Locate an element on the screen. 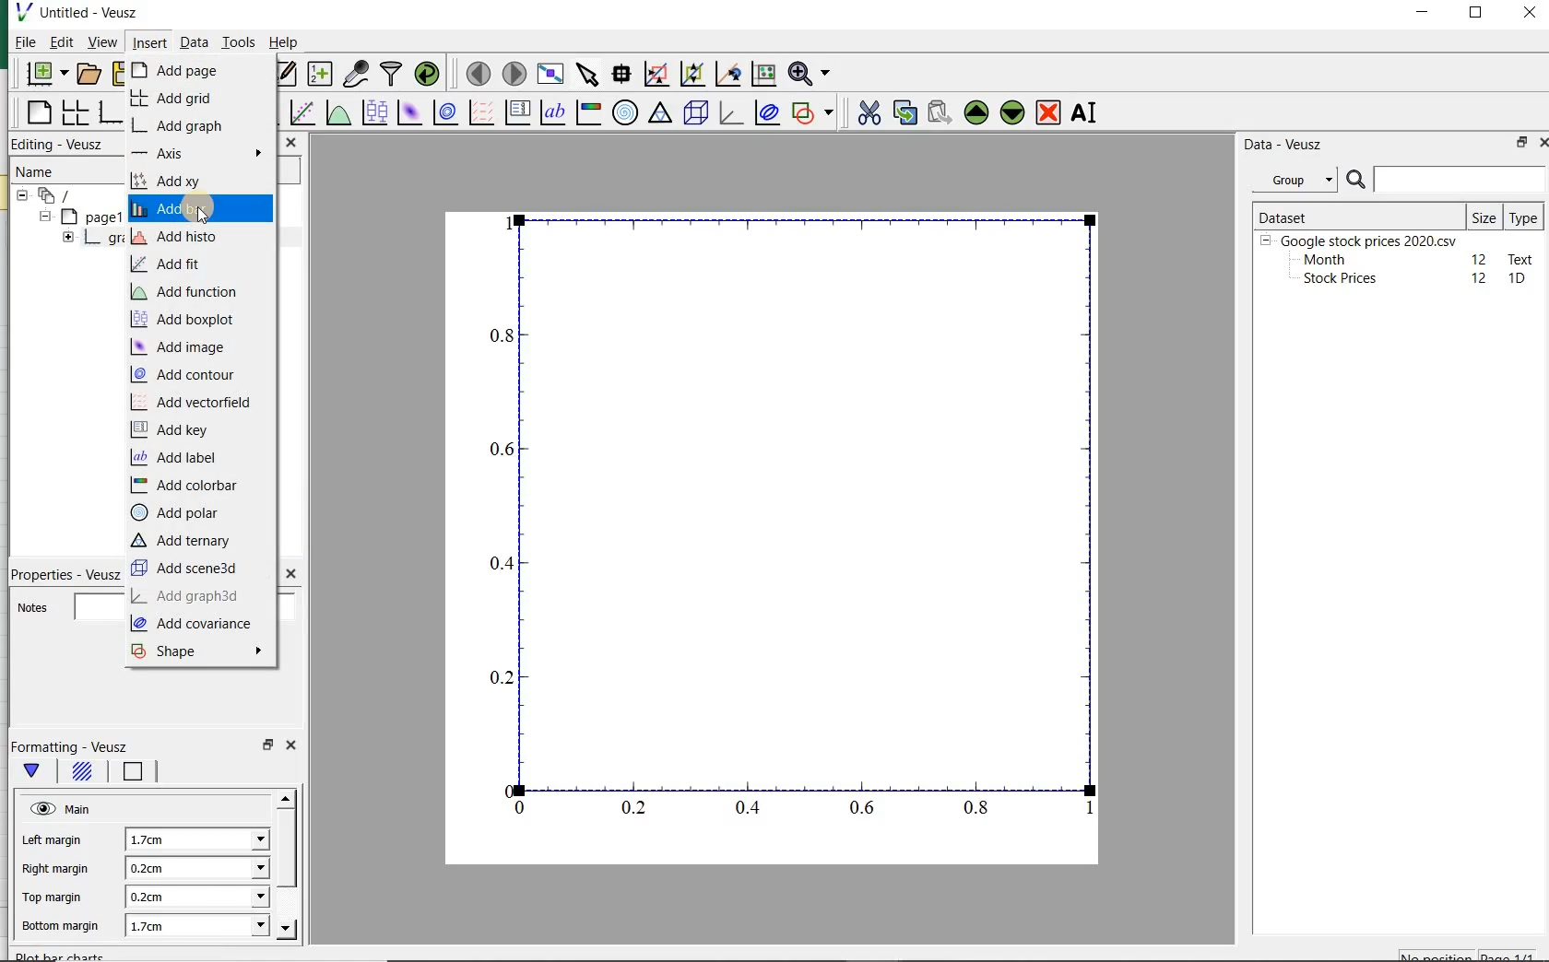 The width and height of the screenshot is (1549, 962). image color bar is located at coordinates (586, 112).